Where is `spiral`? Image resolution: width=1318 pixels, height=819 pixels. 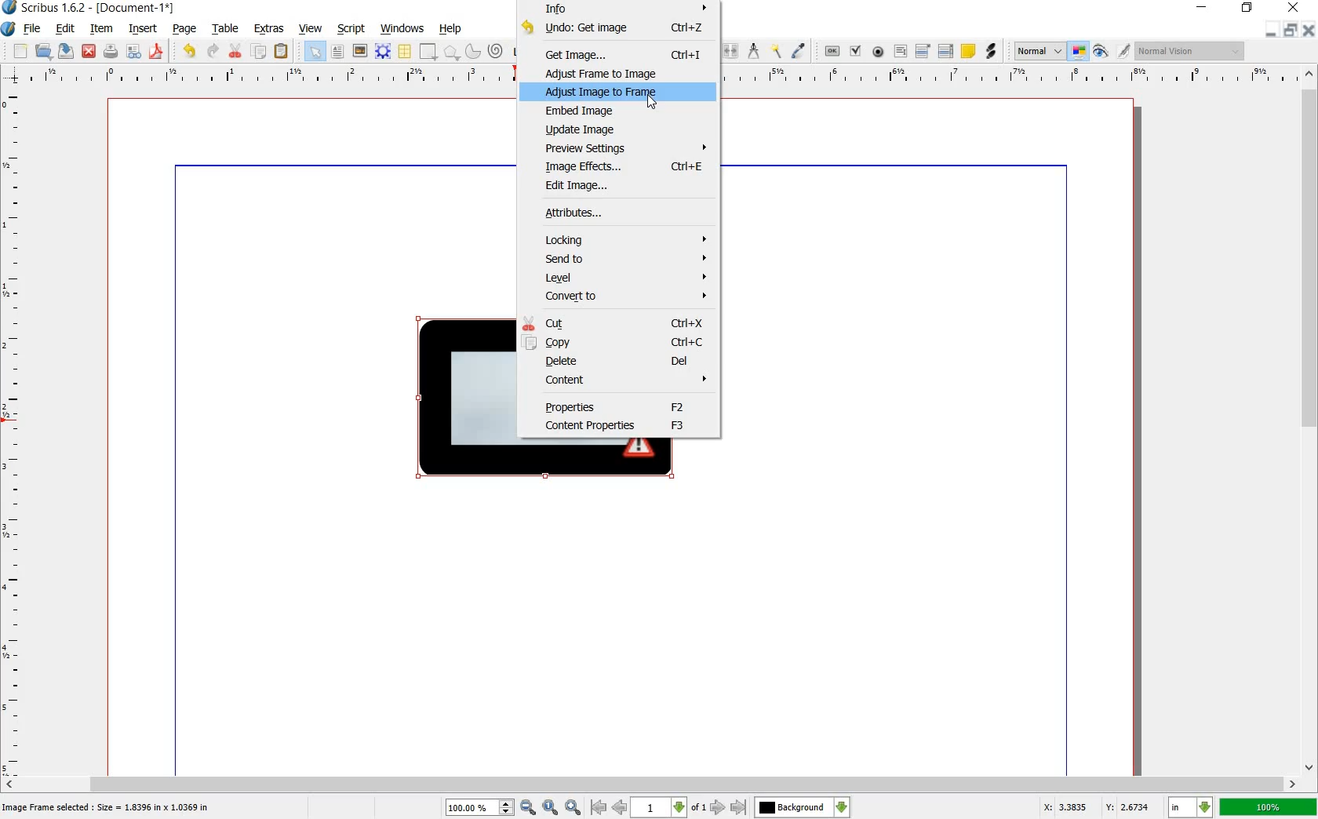
spiral is located at coordinates (495, 50).